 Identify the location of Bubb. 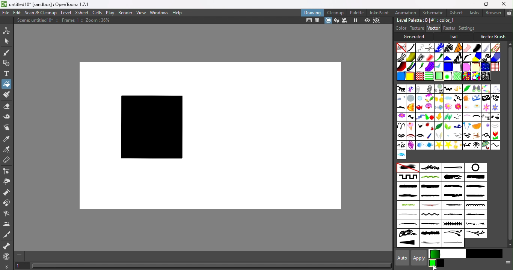
(401, 99).